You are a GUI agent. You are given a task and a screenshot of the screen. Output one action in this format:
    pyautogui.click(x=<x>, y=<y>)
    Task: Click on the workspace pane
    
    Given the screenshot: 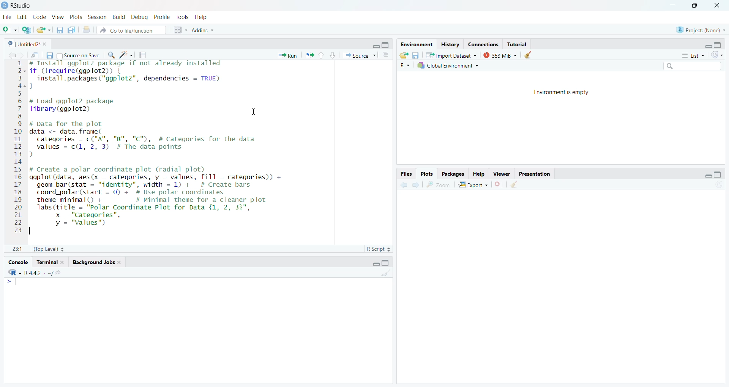 What is the action you would take?
    pyautogui.click(x=181, y=30)
    